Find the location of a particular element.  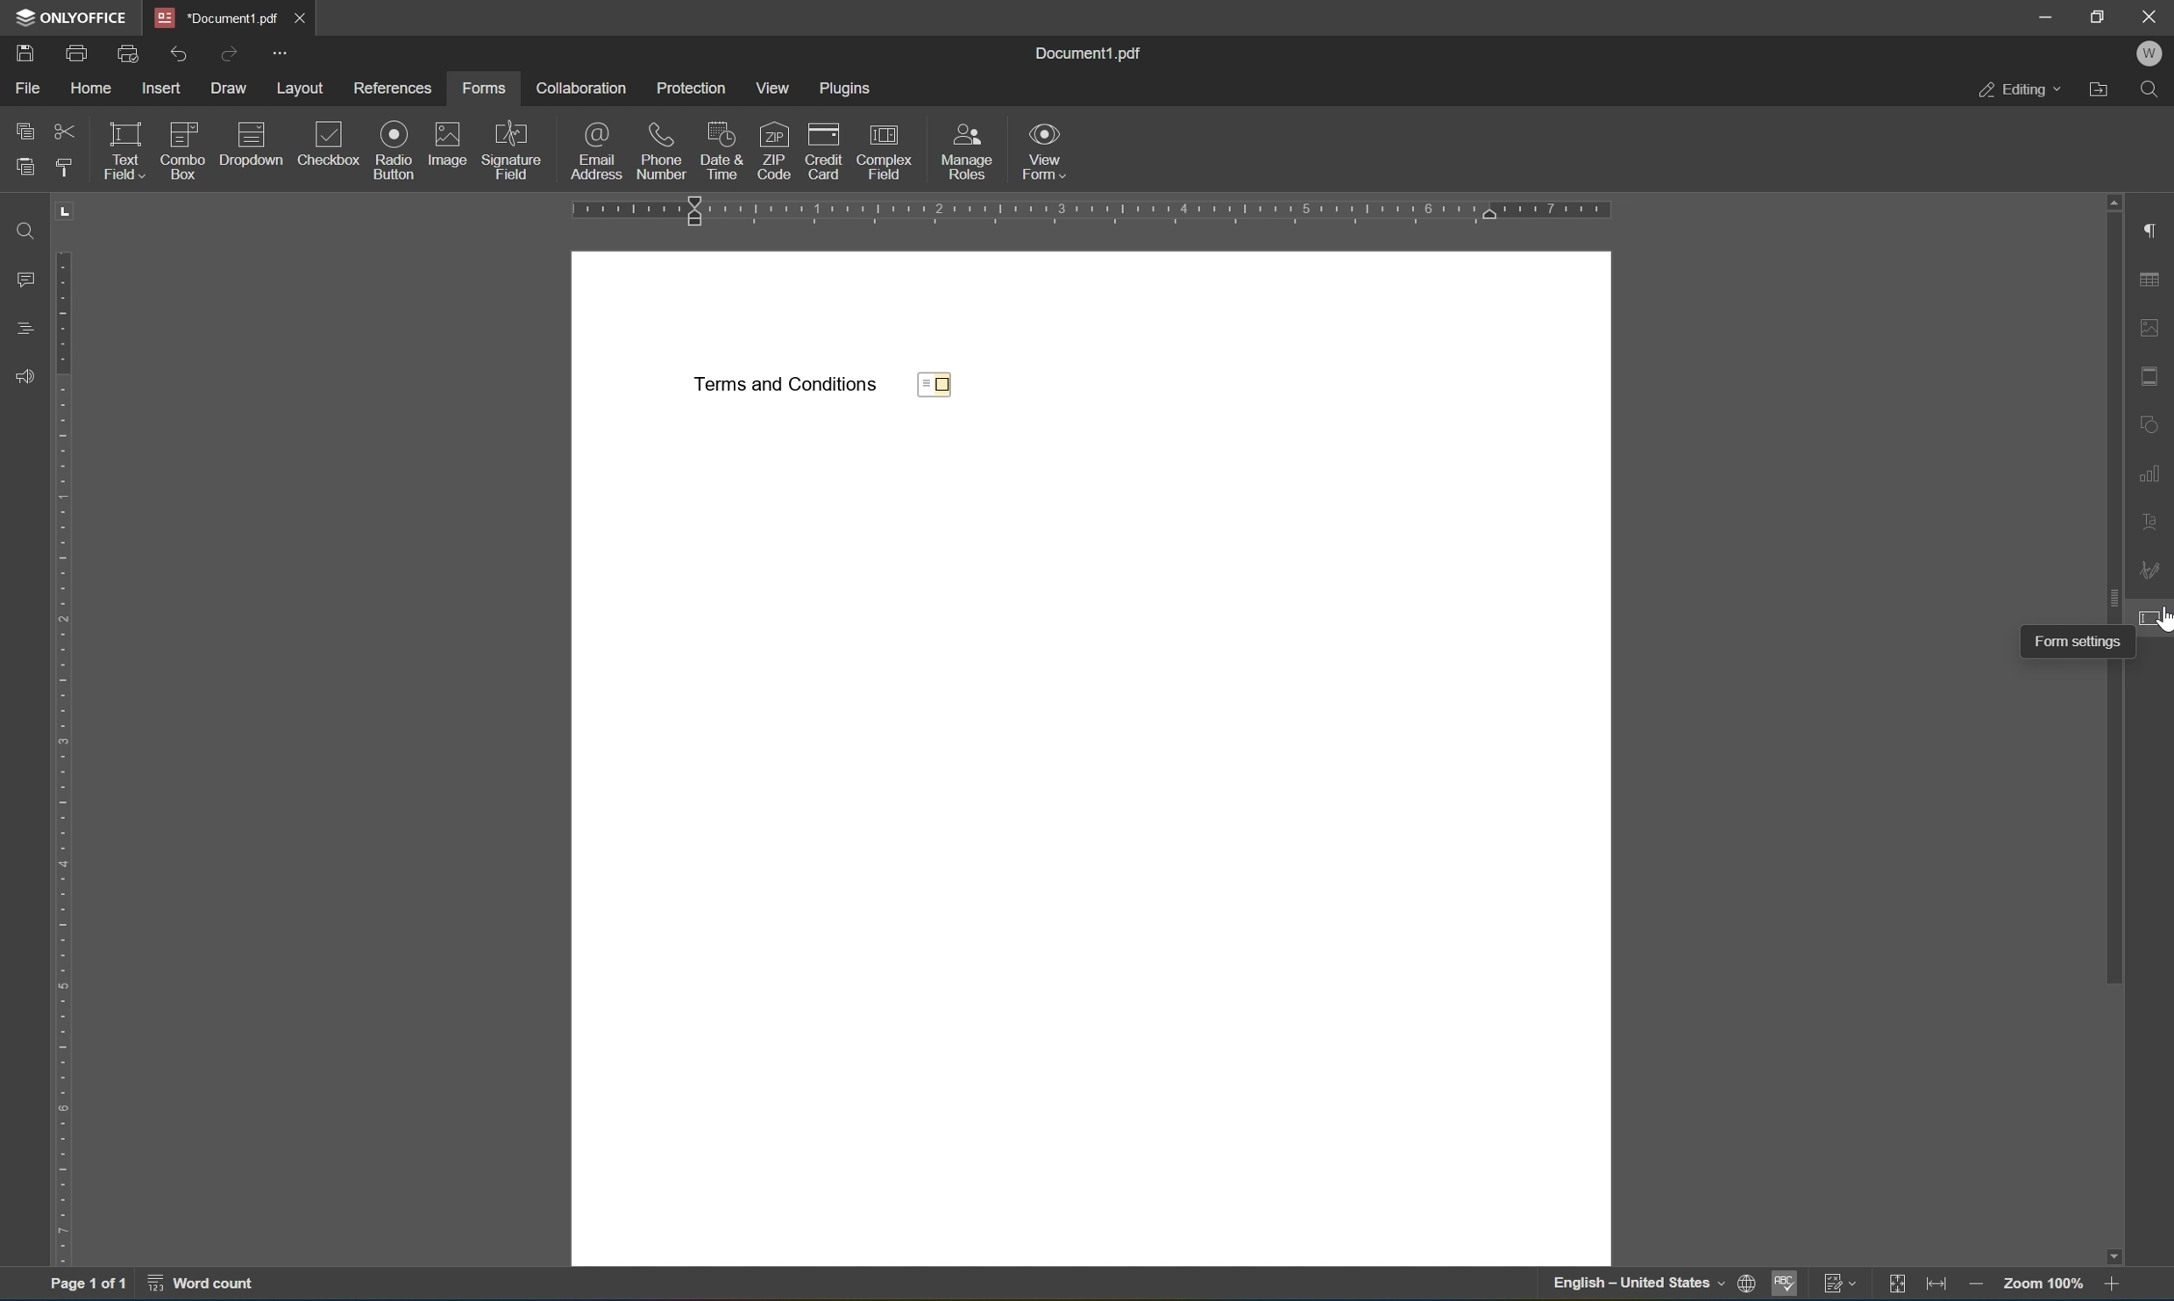

word count is located at coordinates (200, 1287).